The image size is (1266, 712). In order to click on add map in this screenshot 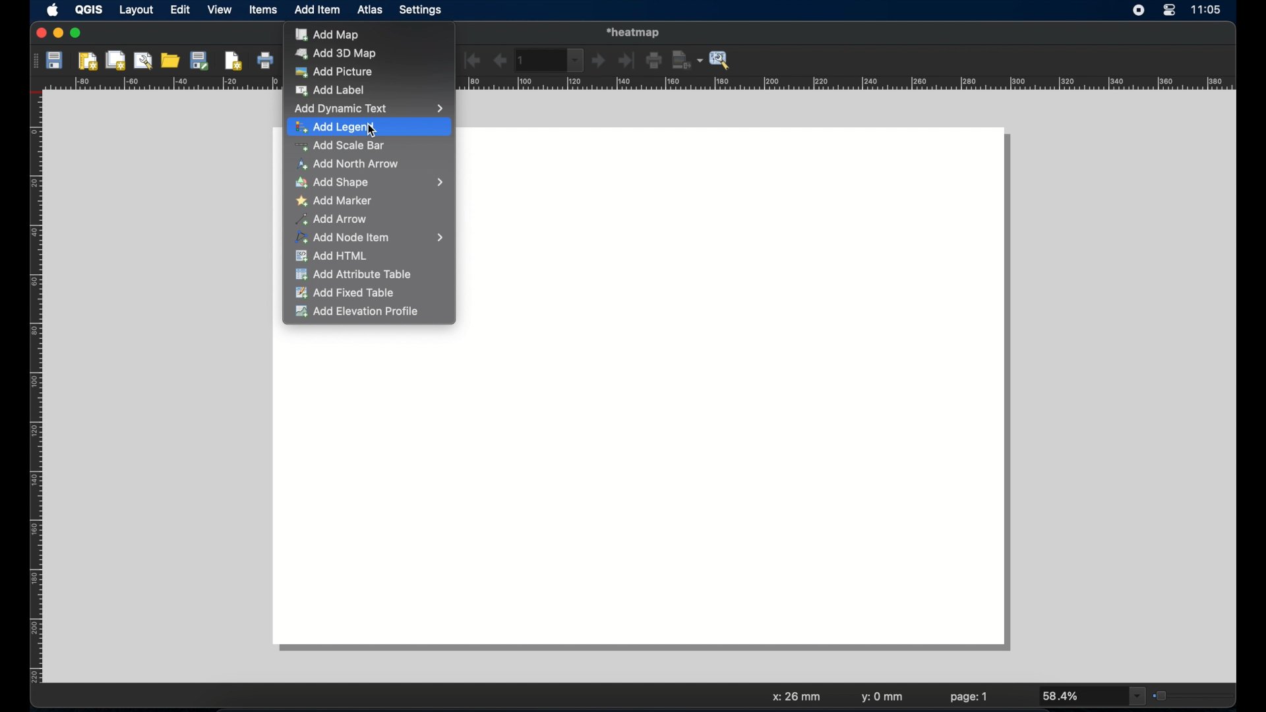, I will do `click(328, 34)`.